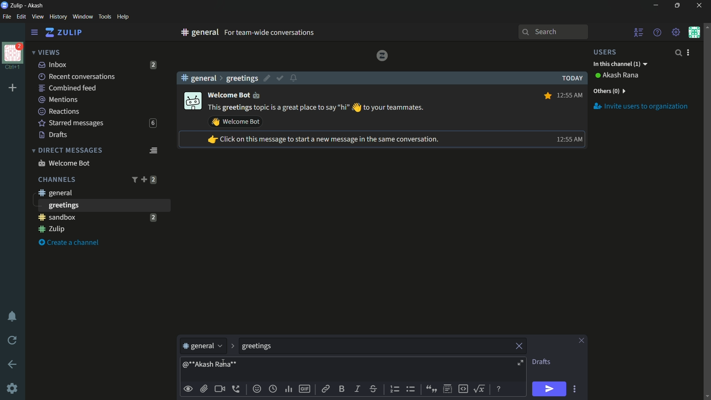 This screenshot has height=400, width=711. What do you see at coordinates (46, 53) in the screenshot?
I see `views dropdown` at bounding box center [46, 53].